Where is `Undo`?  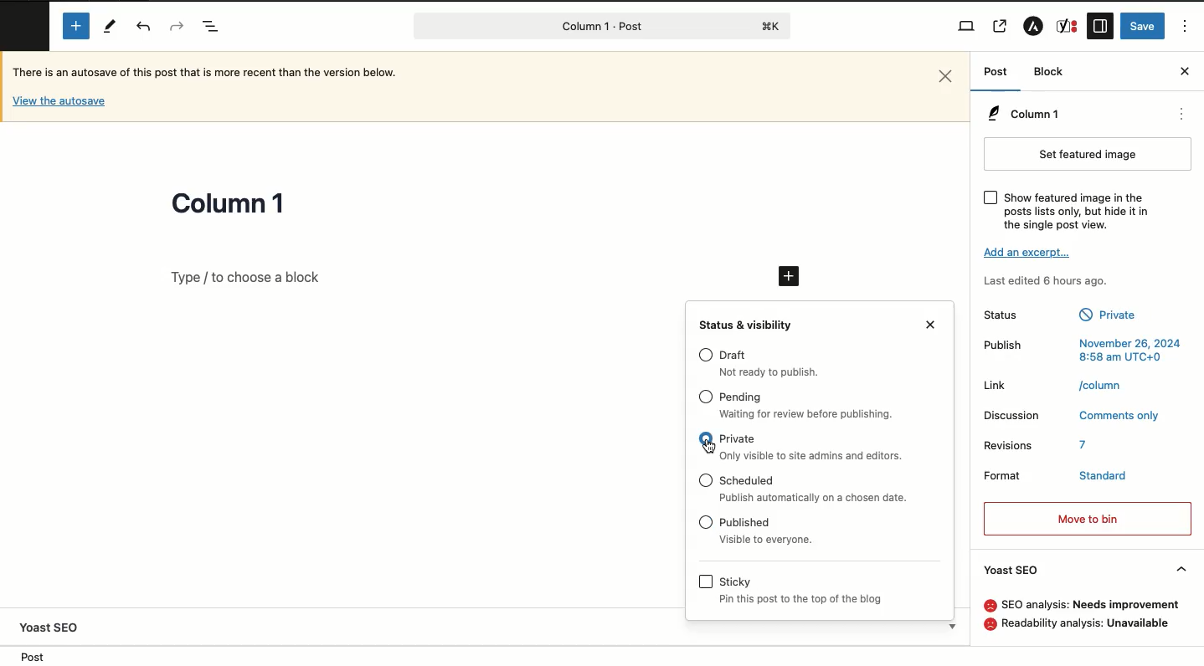 Undo is located at coordinates (144, 27).